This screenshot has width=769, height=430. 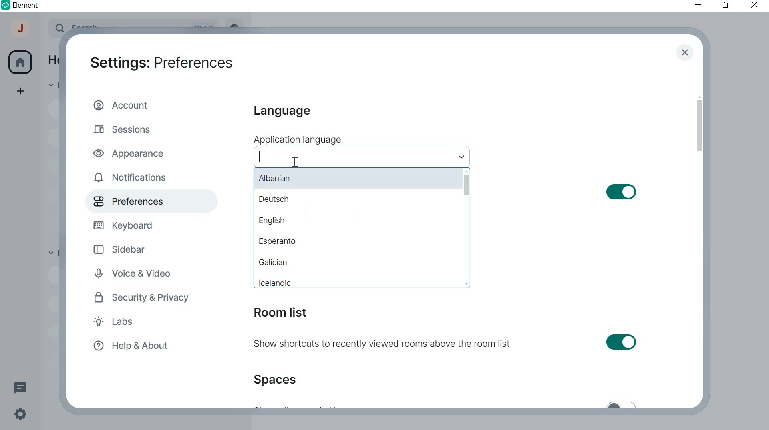 What do you see at coordinates (280, 313) in the screenshot?
I see `Room List` at bounding box center [280, 313].